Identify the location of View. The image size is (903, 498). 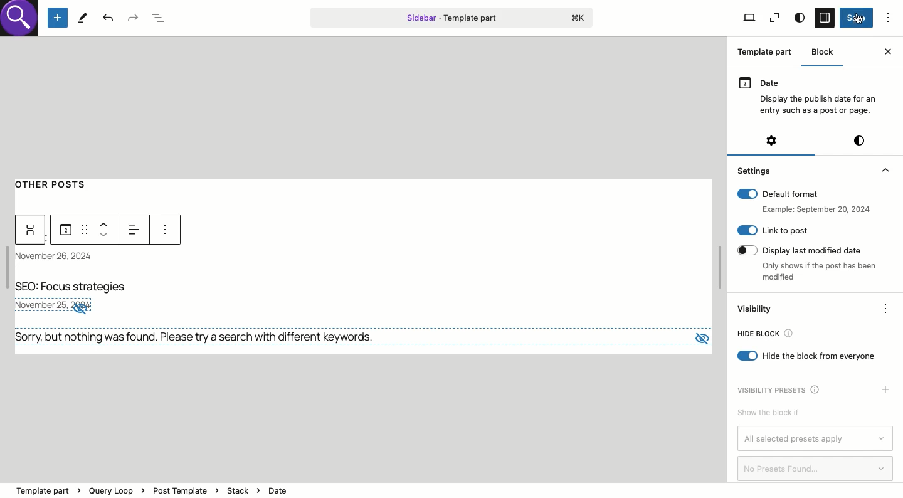
(774, 18).